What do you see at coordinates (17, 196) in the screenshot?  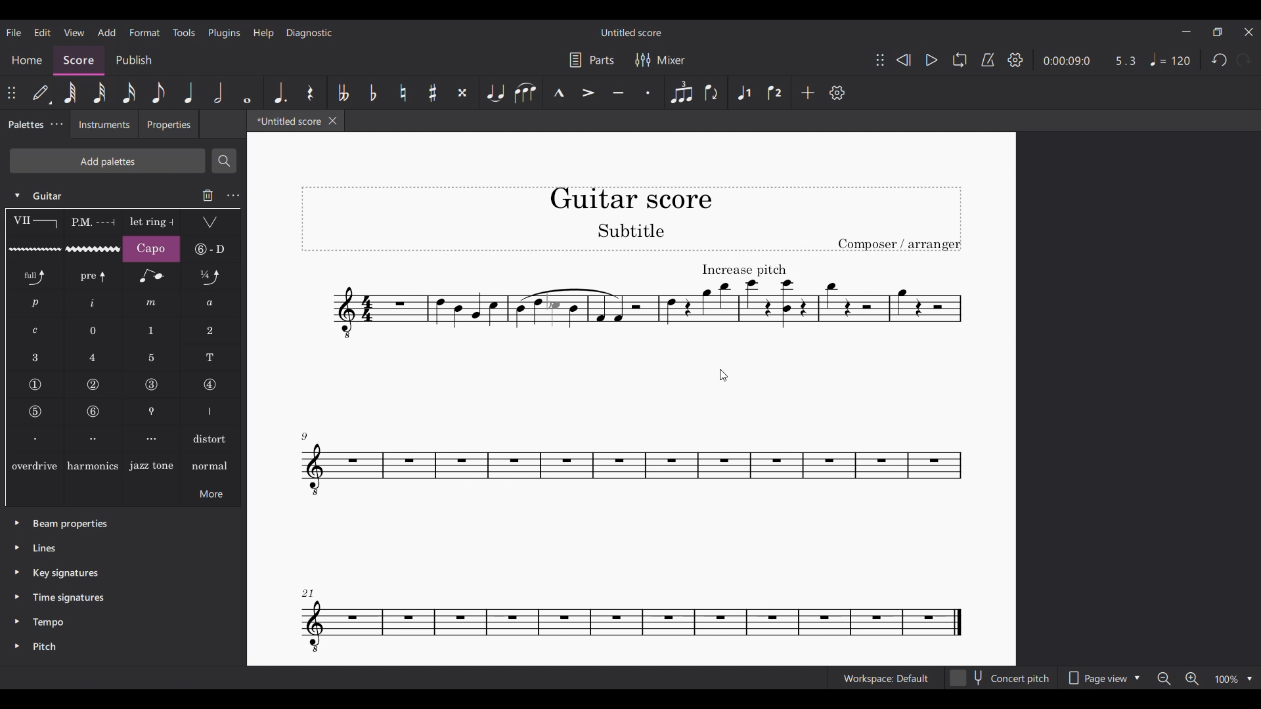 I see `Click to collapse ` at bounding box center [17, 196].